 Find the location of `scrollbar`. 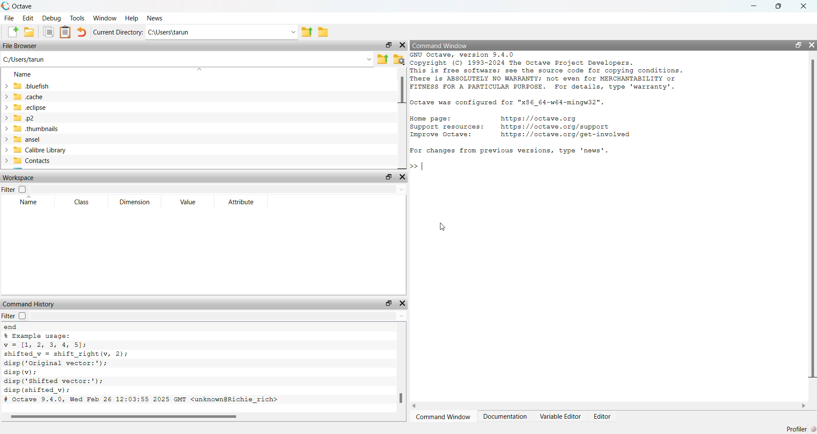

scrollbar is located at coordinates (400, 386).